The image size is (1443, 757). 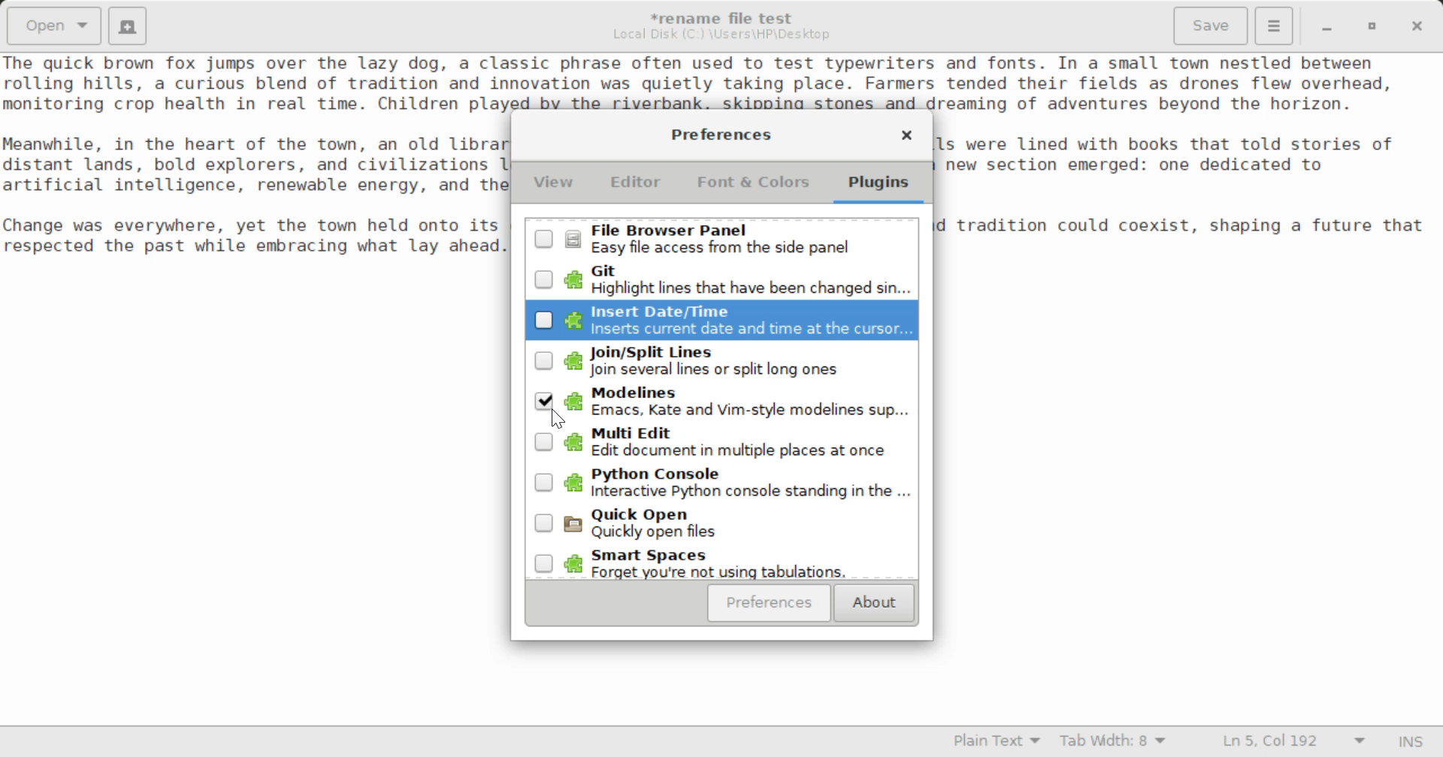 I want to click on Unselected Insert Date/Time Plugin, so click(x=718, y=318).